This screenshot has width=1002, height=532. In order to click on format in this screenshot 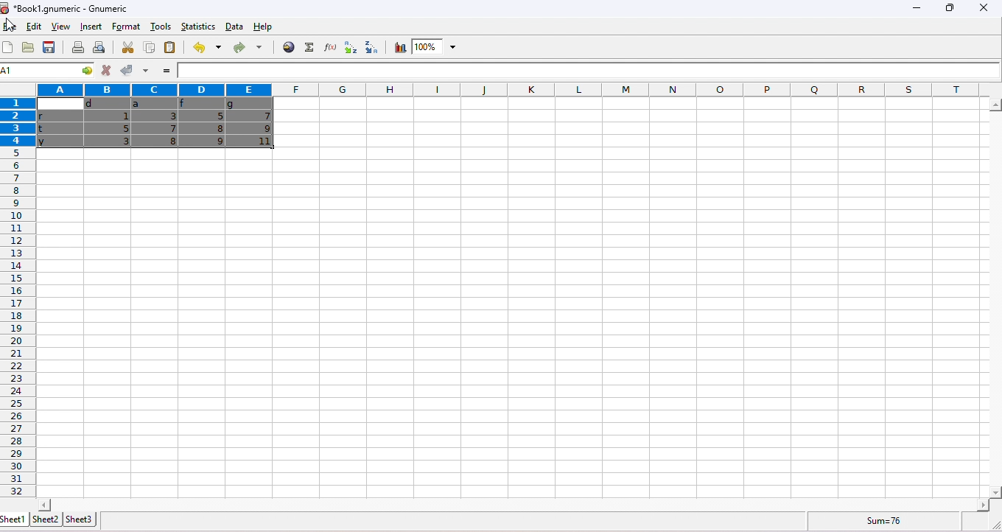, I will do `click(127, 26)`.